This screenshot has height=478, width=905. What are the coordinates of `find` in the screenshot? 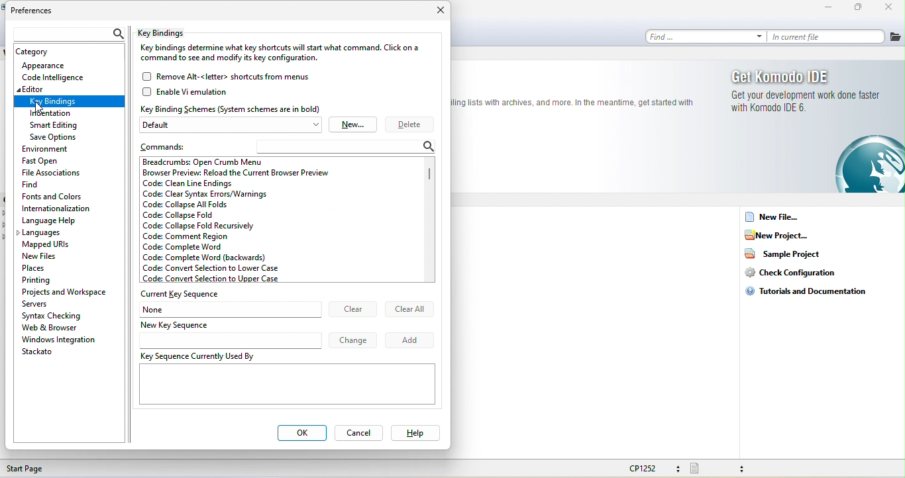 It's located at (32, 183).